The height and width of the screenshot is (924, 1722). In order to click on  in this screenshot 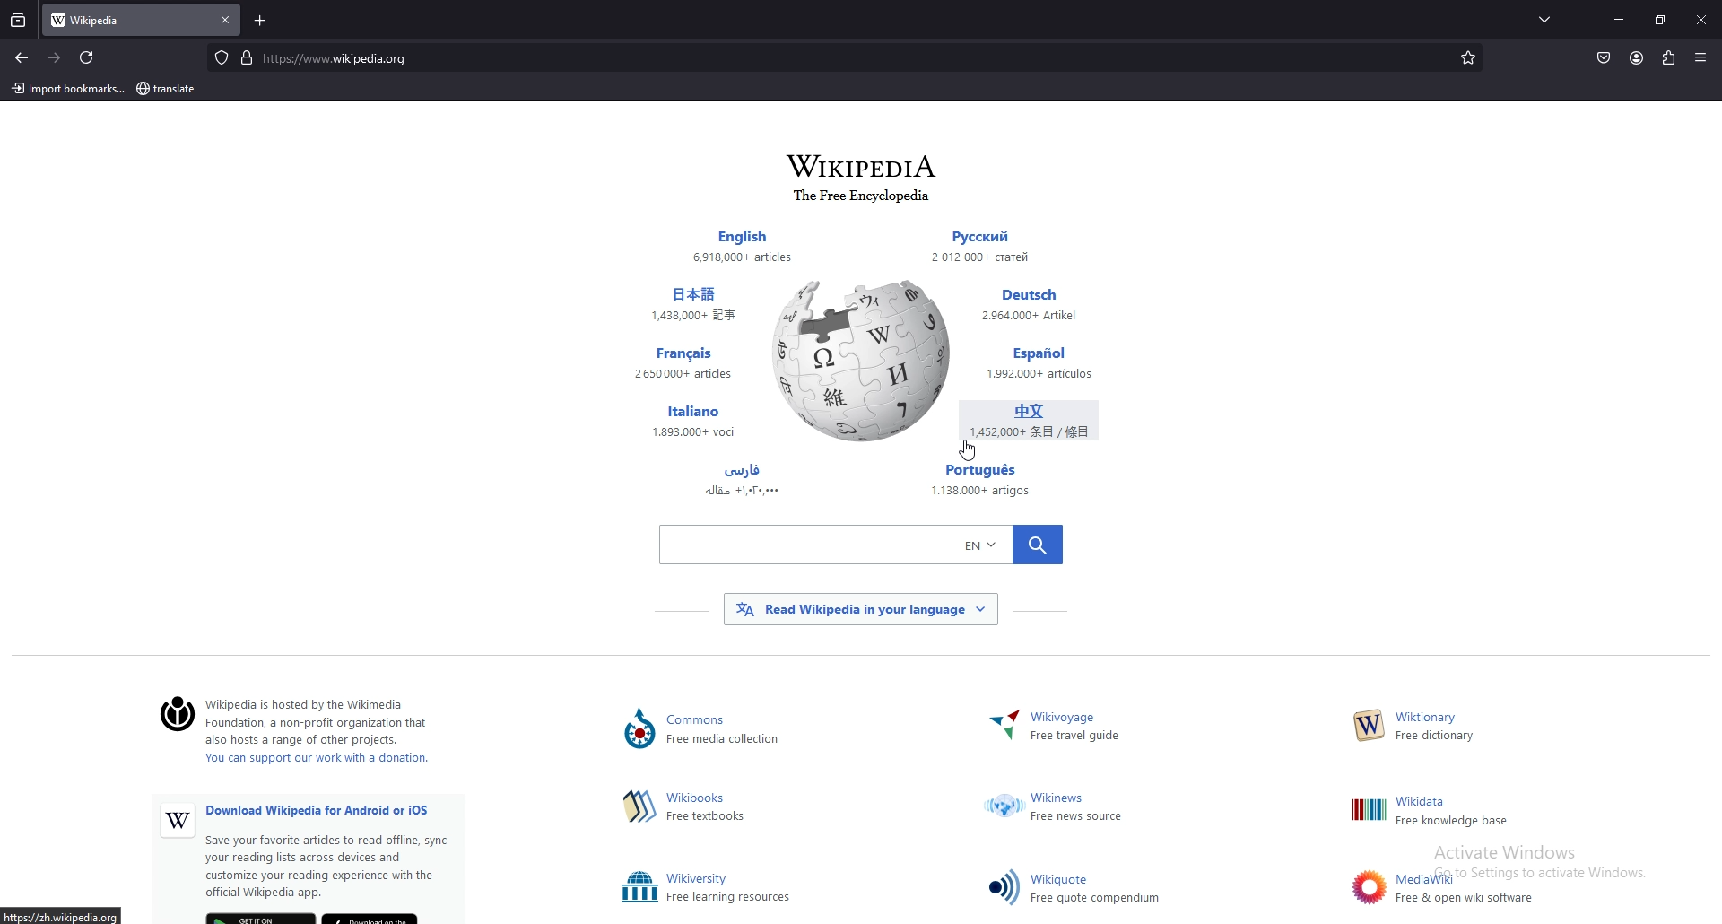, I will do `click(1370, 726)`.